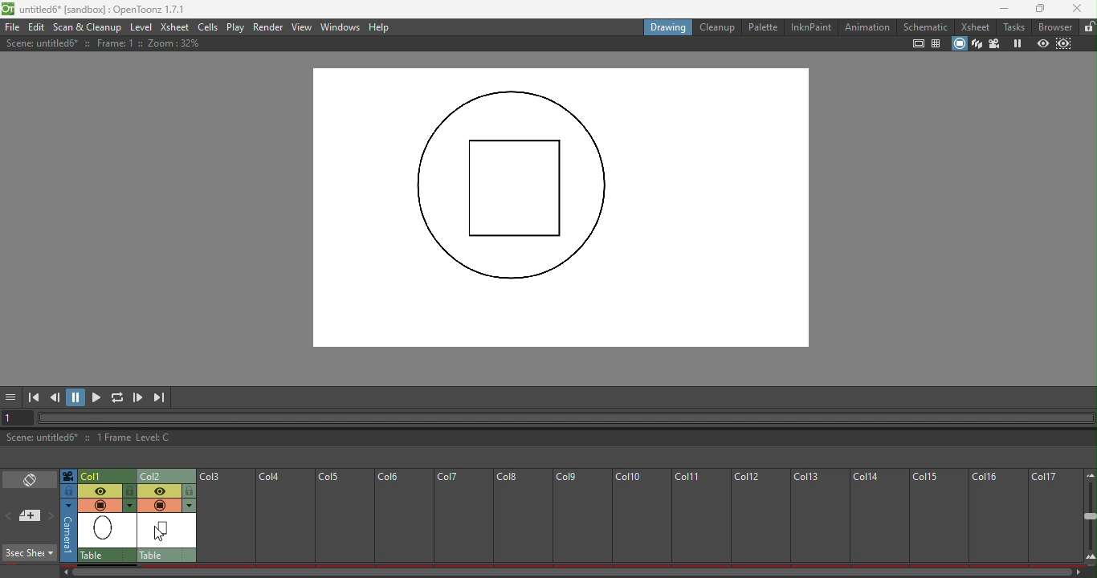  I want to click on Zoom out, so click(1089, 474).